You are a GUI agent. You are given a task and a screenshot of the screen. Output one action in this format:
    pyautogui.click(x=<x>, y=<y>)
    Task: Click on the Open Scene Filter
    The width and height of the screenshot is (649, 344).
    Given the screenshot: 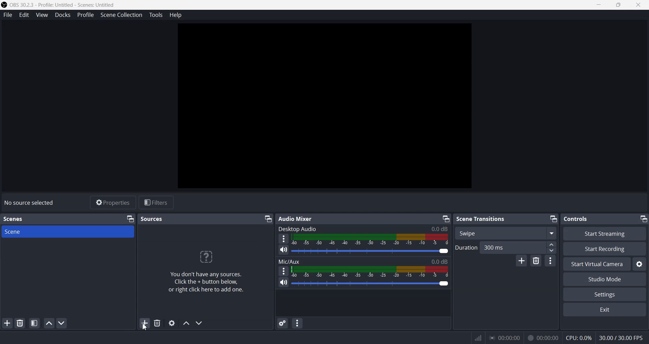 What is the action you would take?
    pyautogui.click(x=34, y=323)
    